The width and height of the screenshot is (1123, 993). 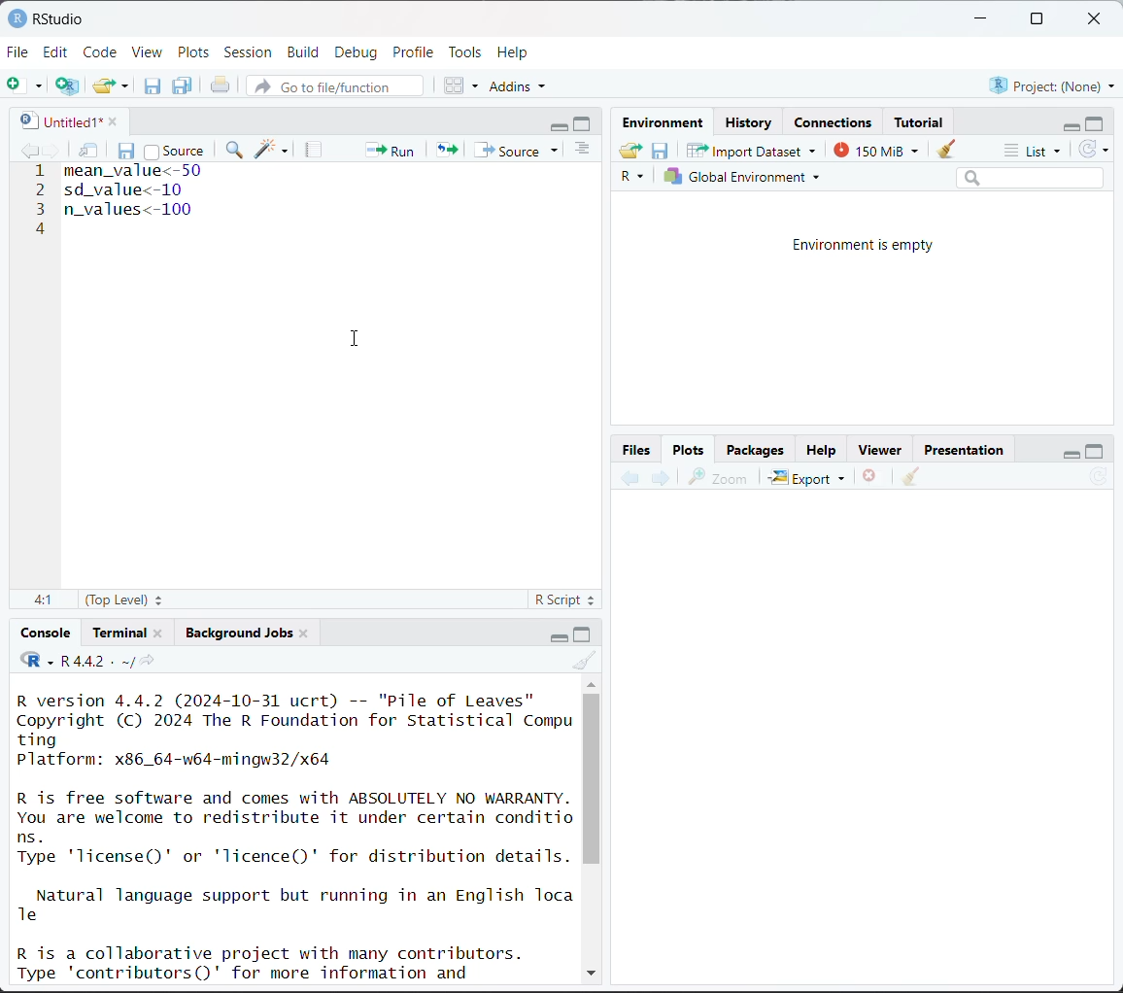 What do you see at coordinates (1094, 150) in the screenshot?
I see `refresh the list` at bounding box center [1094, 150].